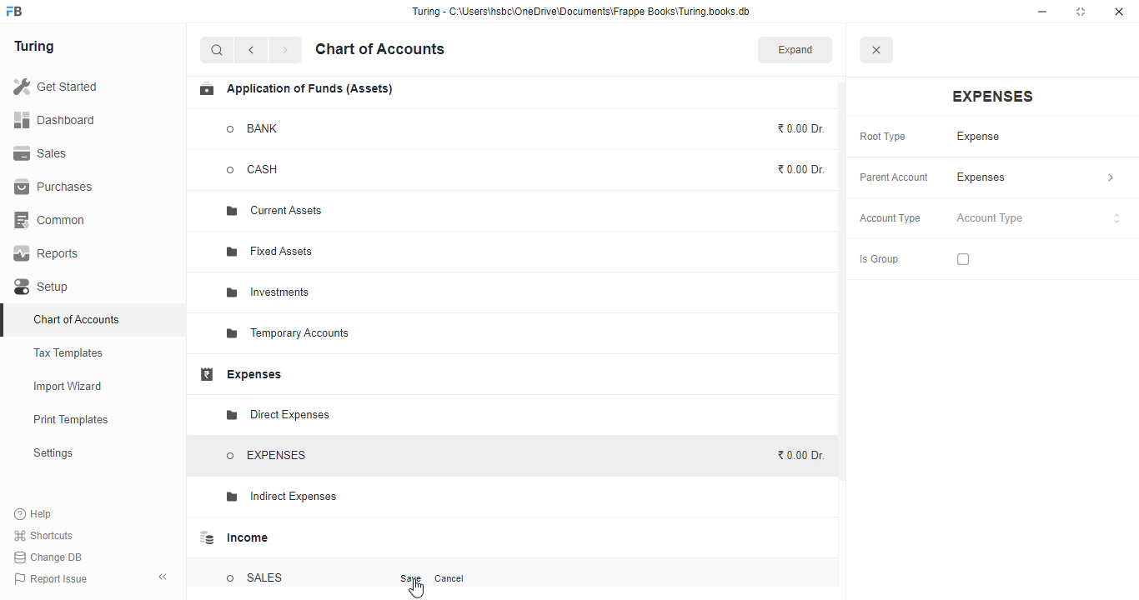 Image resolution: width=1139 pixels, height=600 pixels. I want to click on current assets, so click(274, 212).